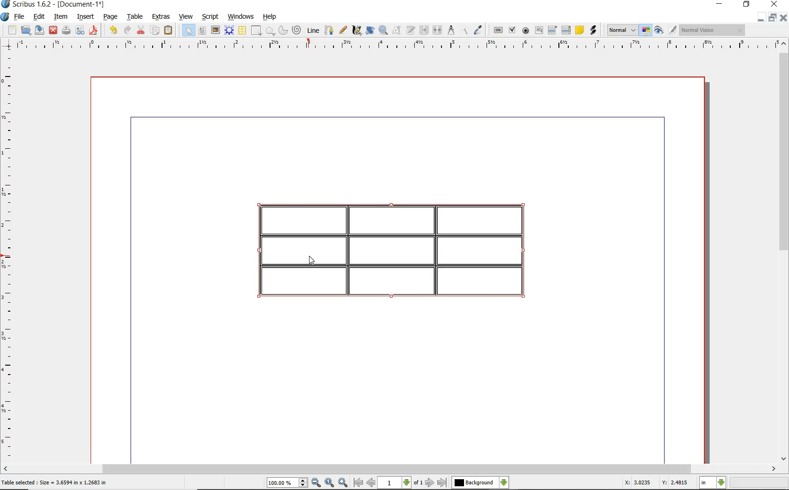  I want to click on select the image preview quality, so click(619, 30).